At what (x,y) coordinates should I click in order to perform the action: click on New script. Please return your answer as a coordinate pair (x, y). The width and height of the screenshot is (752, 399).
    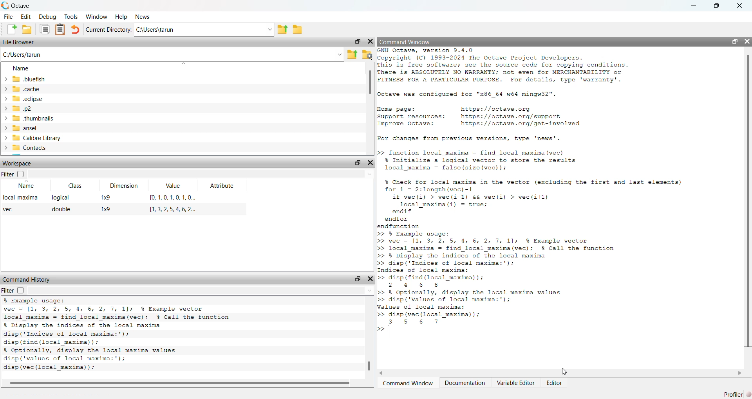
    Looking at the image, I should click on (11, 29).